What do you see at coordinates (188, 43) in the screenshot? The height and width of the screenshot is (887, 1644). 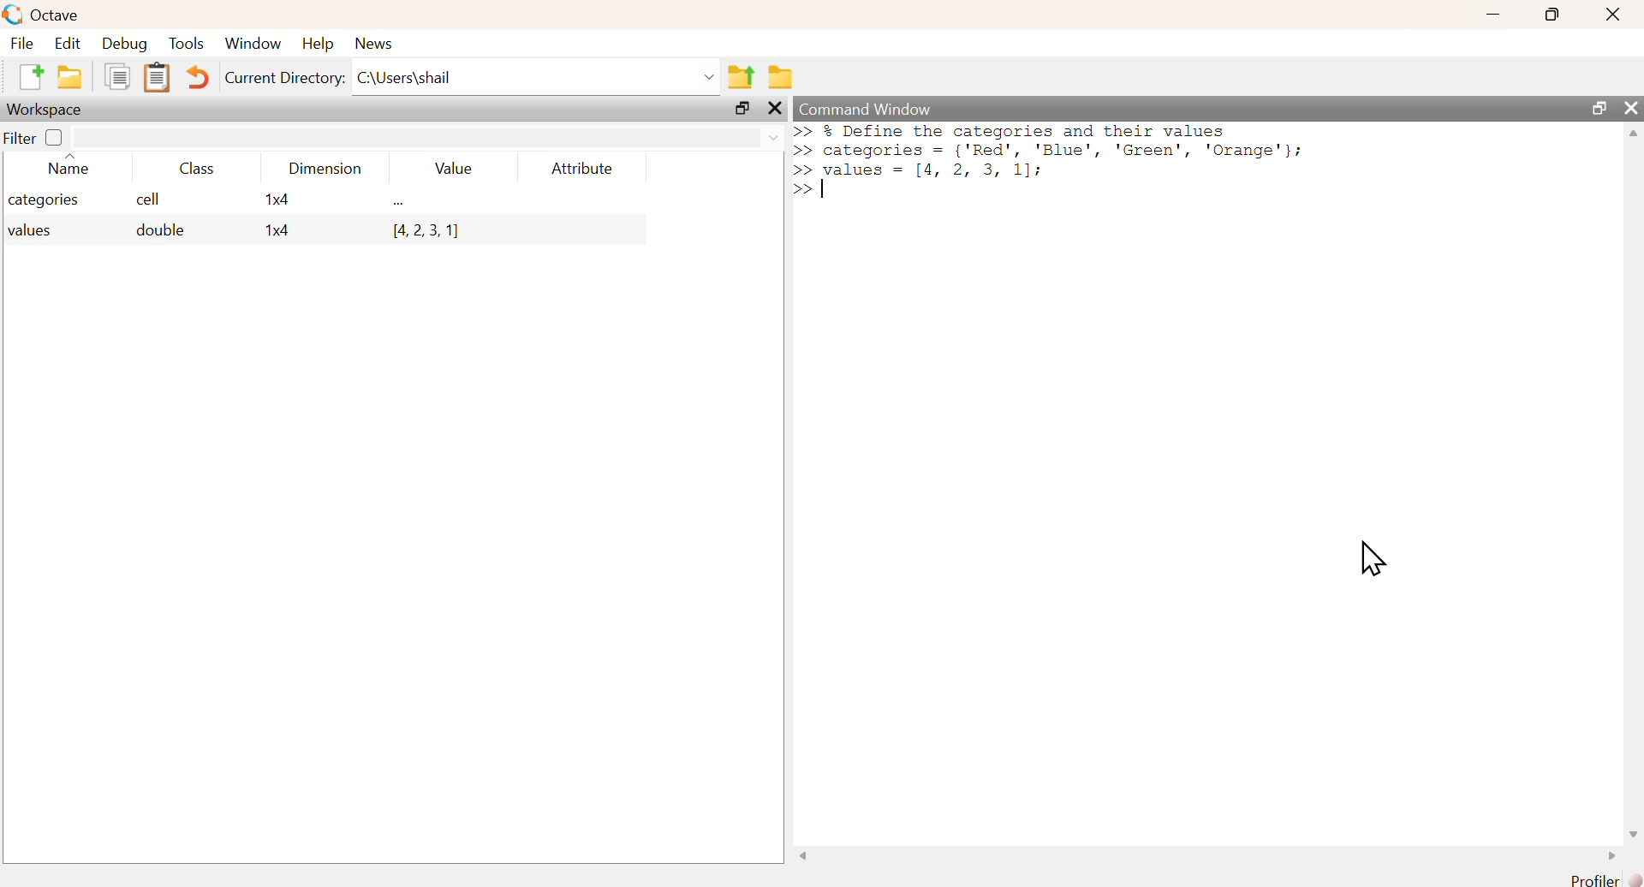 I see `Tools` at bounding box center [188, 43].